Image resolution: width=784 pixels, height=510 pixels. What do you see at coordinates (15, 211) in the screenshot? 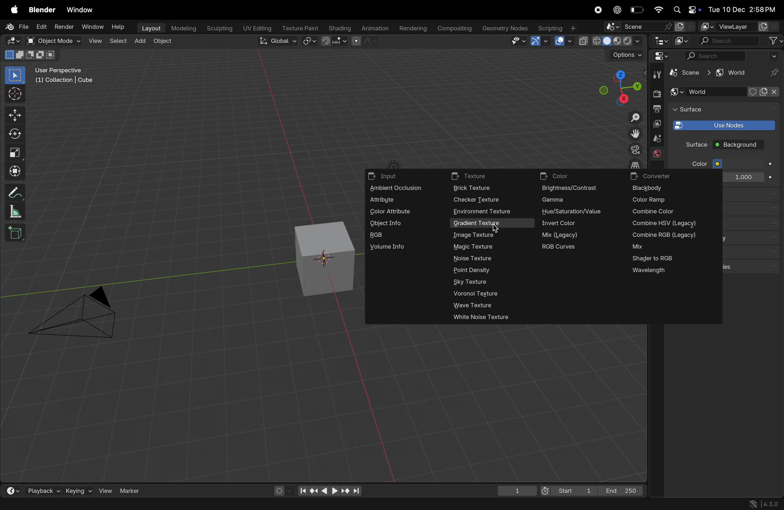
I see `measure` at bounding box center [15, 211].